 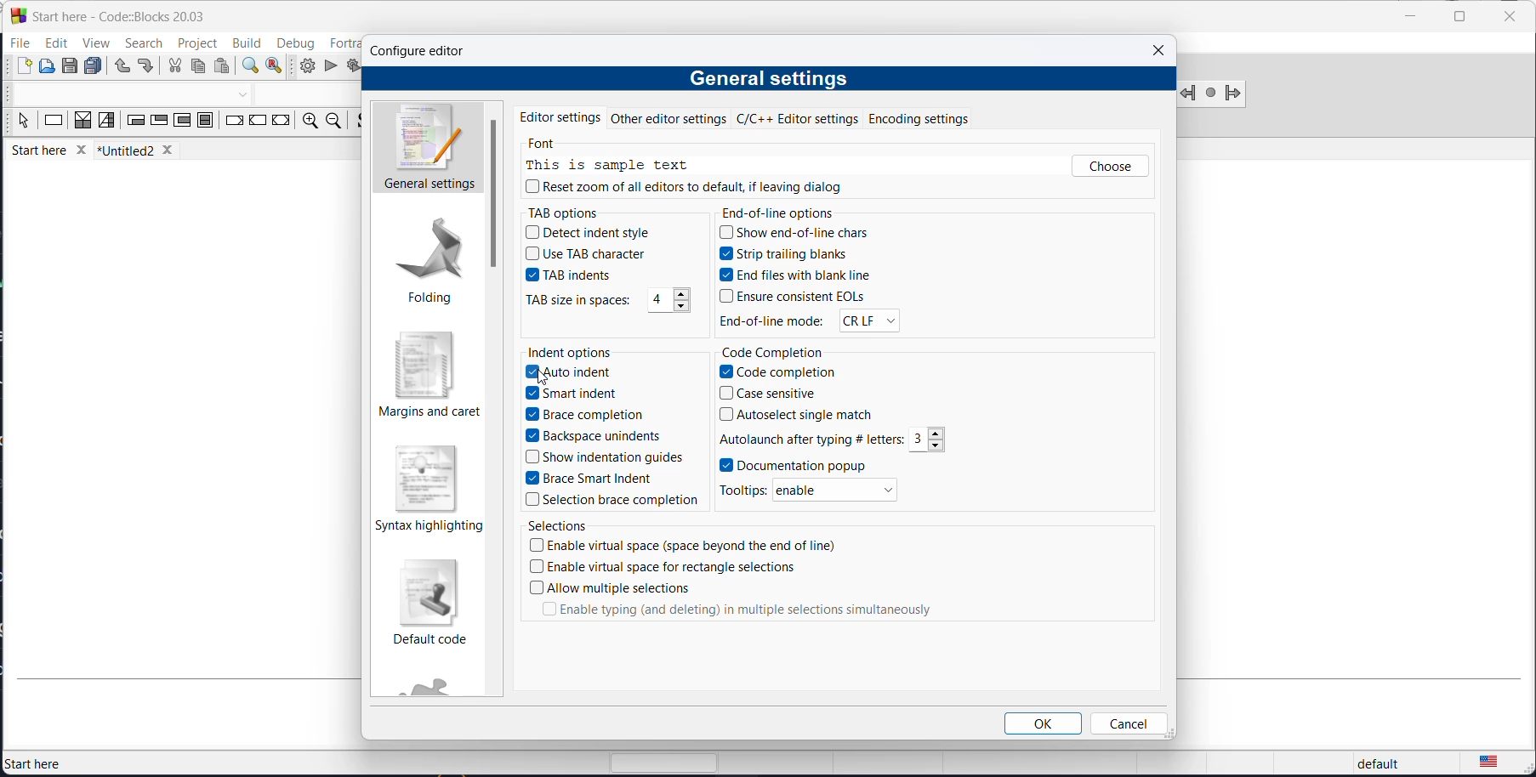 I want to click on project, so click(x=198, y=41).